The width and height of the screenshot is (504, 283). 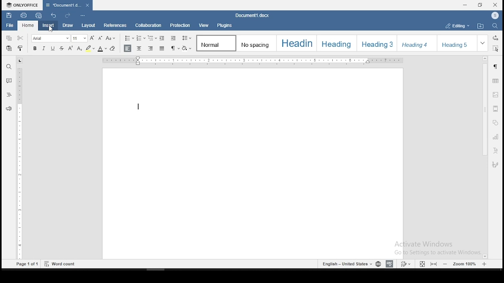 What do you see at coordinates (61, 48) in the screenshot?
I see `strikethorough` at bounding box center [61, 48].